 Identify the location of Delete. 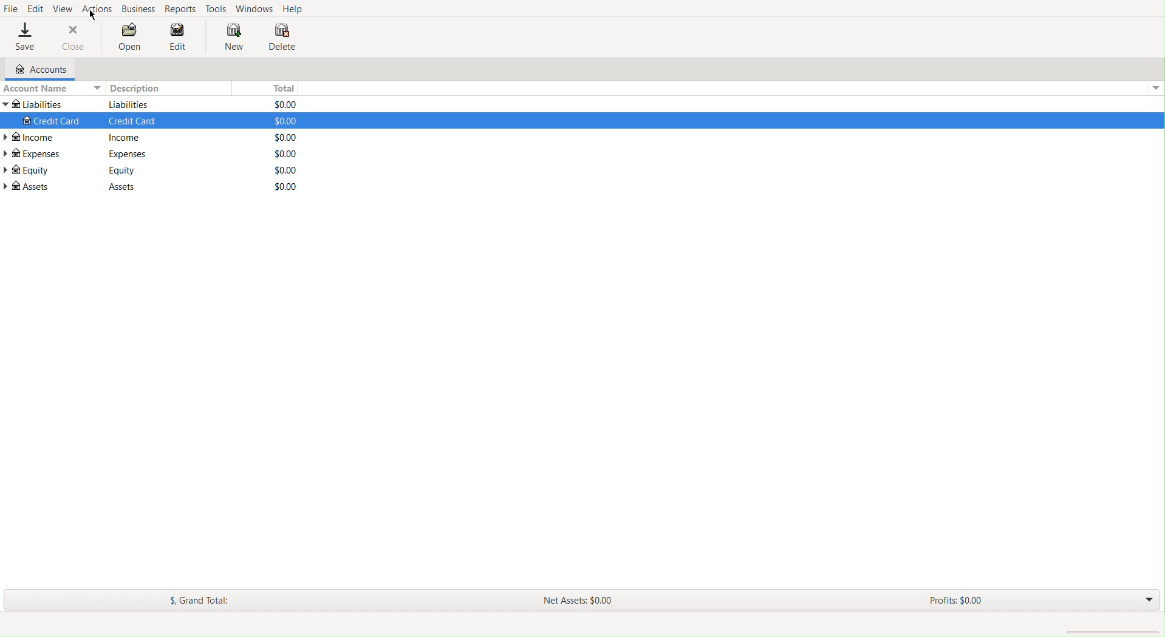
(281, 35).